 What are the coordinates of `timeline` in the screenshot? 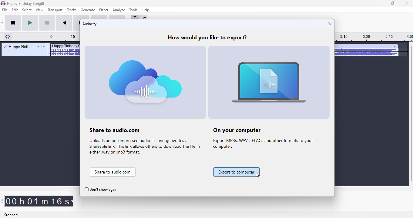 It's located at (374, 37).